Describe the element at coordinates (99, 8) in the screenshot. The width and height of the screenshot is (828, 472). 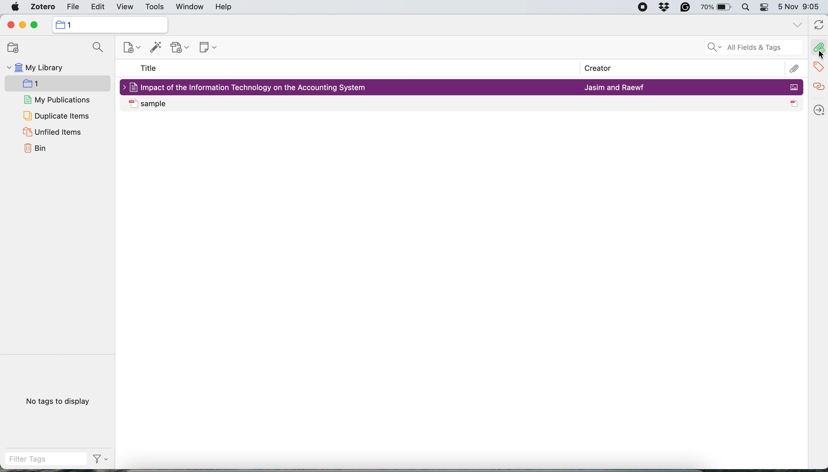
I see `edit` at that location.